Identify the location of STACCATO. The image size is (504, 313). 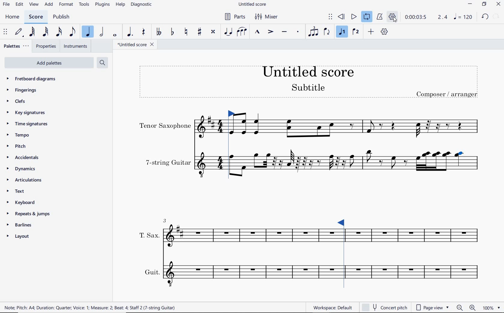
(298, 32).